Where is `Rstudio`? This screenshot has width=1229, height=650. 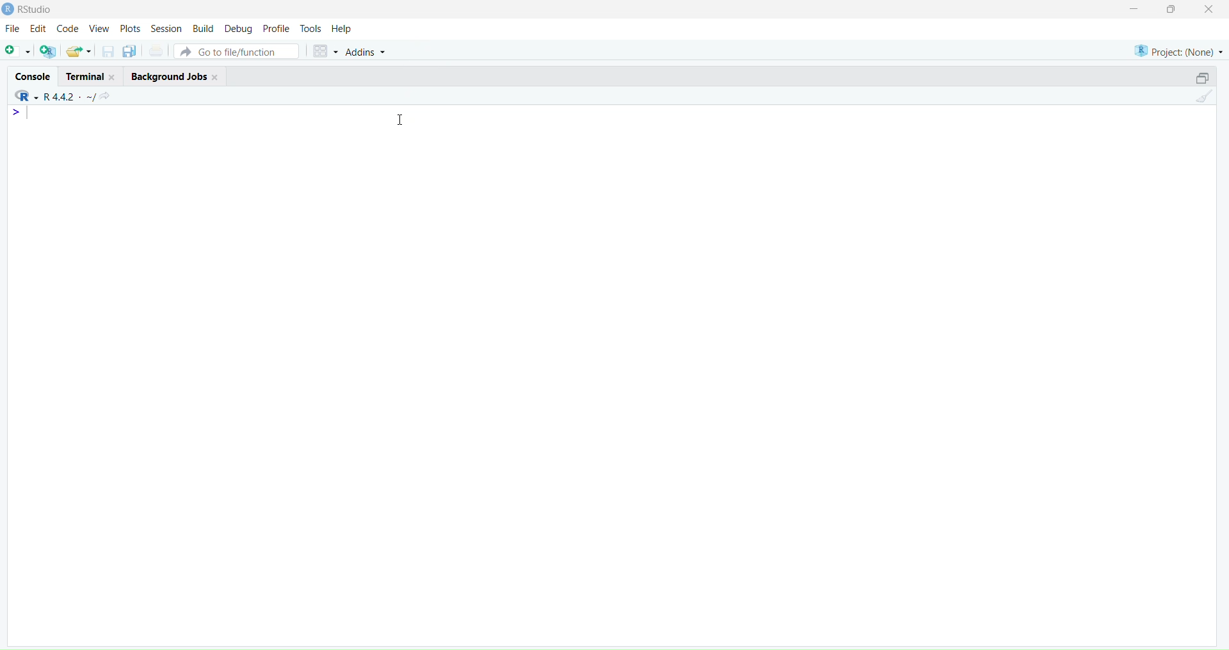 Rstudio is located at coordinates (29, 10).